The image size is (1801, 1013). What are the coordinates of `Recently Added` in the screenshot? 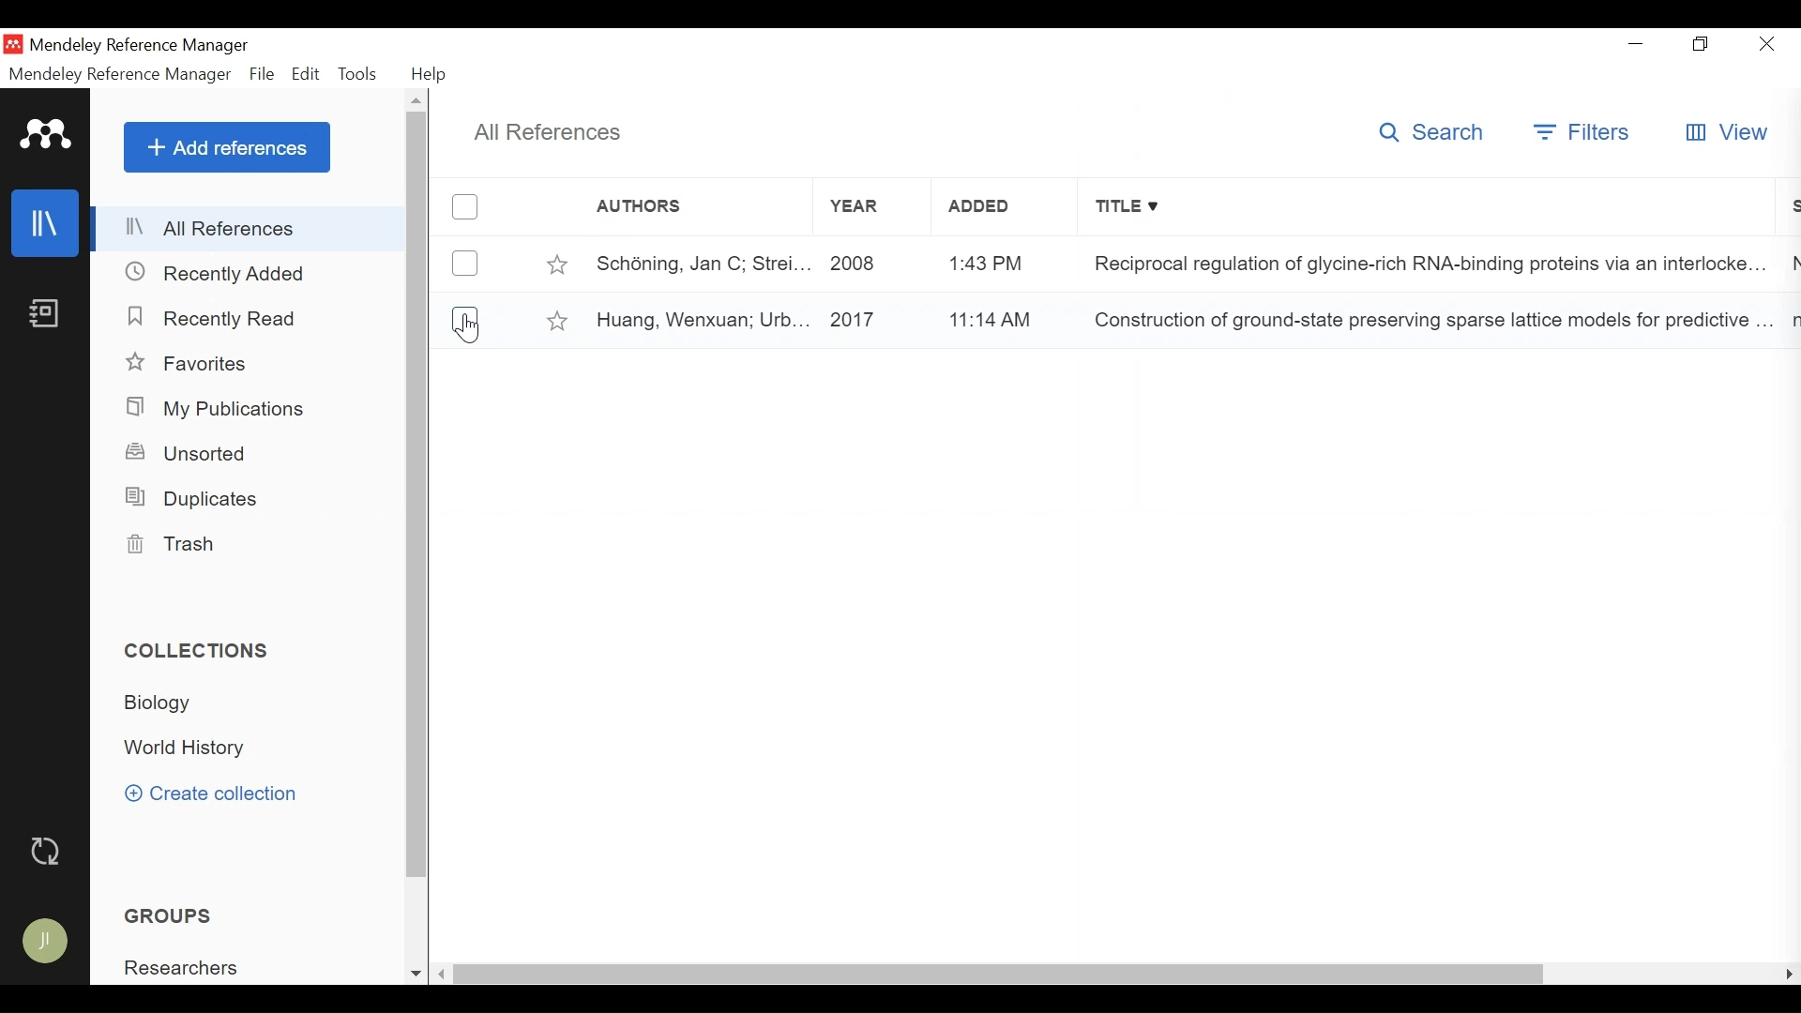 It's located at (226, 274).